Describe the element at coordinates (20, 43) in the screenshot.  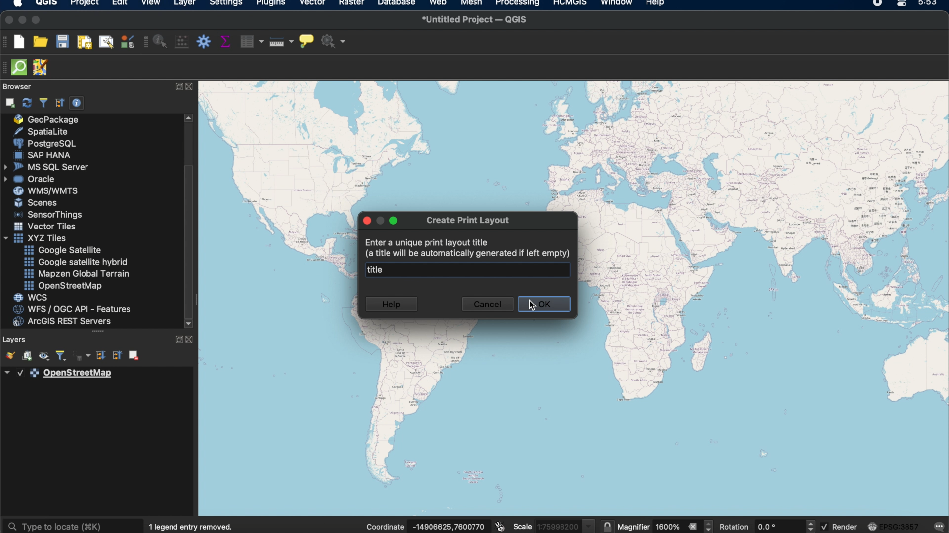
I see `new project` at that location.